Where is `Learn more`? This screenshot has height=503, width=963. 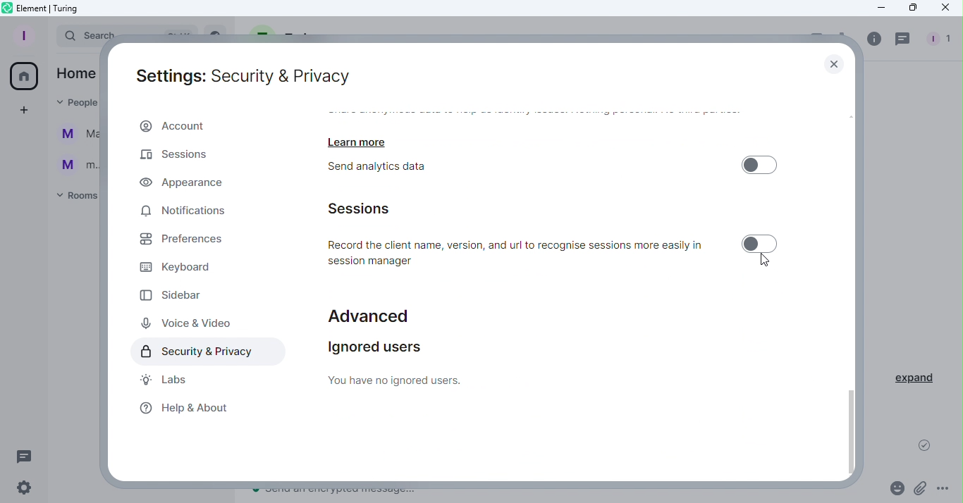 Learn more is located at coordinates (362, 139).